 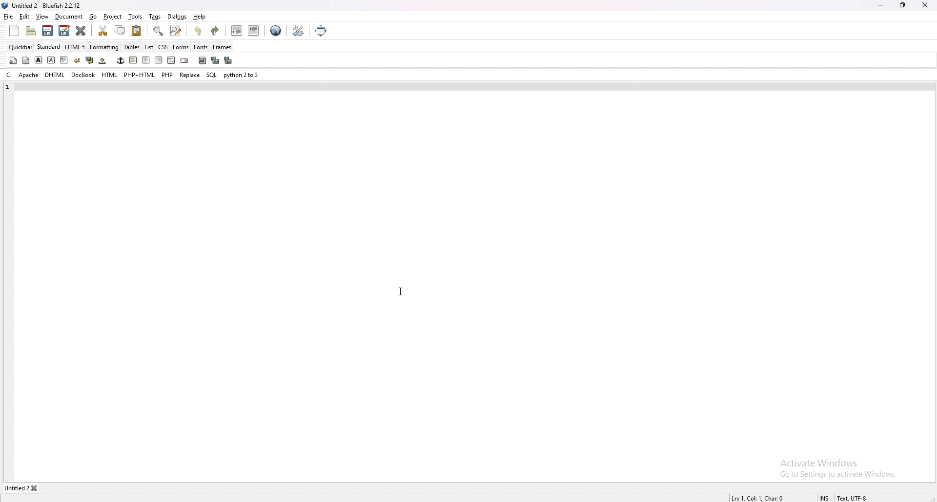 I want to click on break, so click(x=77, y=60).